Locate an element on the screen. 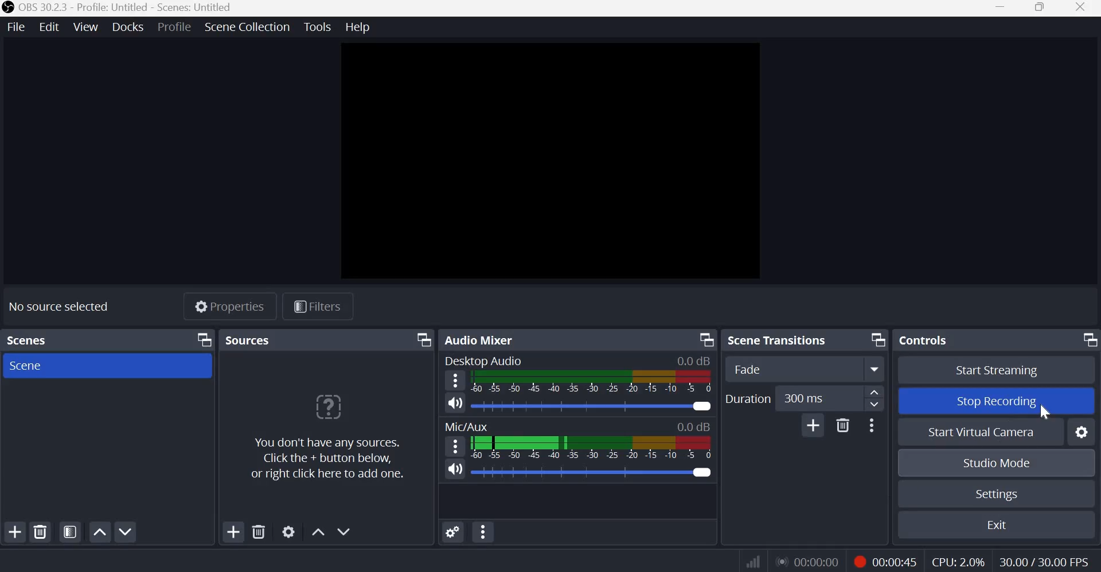 The width and height of the screenshot is (1101, 572). Speaker Icon is located at coordinates (456, 469).